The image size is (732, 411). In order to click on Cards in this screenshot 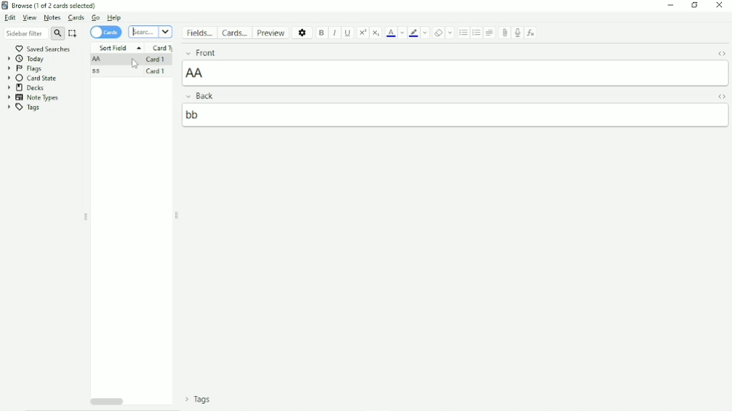, I will do `click(106, 32)`.